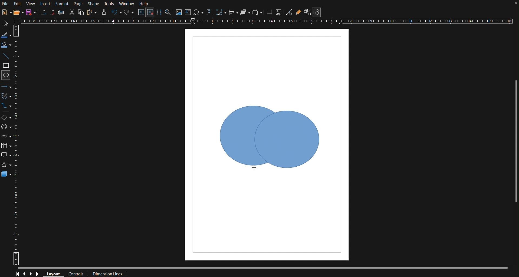 This screenshot has width=519, height=277. Describe the element at coordinates (62, 12) in the screenshot. I see `Print` at that location.